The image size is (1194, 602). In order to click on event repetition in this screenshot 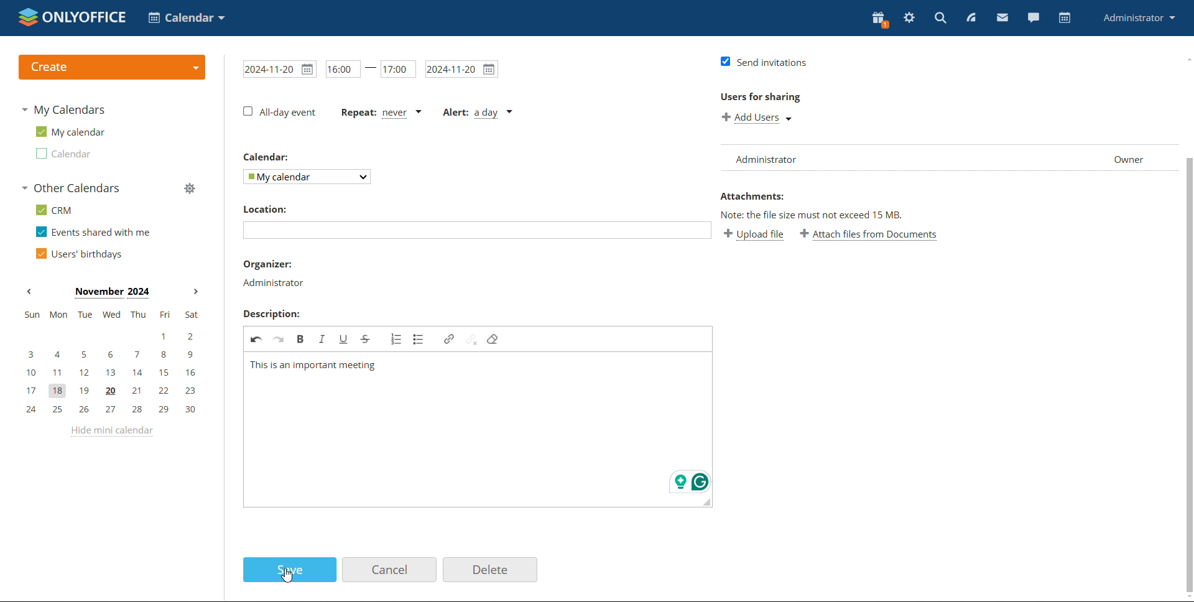, I will do `click(381, 112)`.